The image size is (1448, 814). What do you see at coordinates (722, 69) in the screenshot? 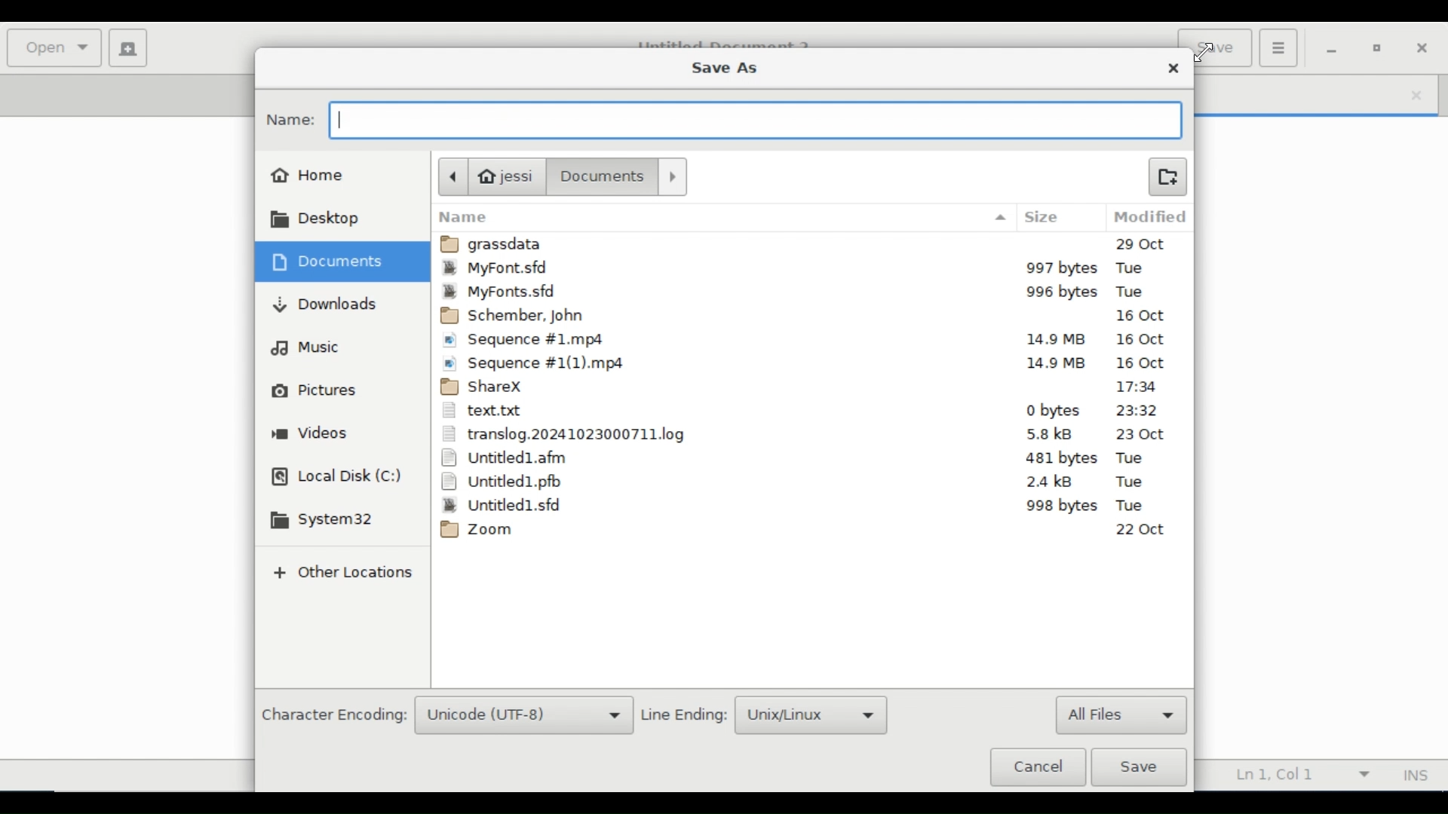
I see `Save As` at bounding box center [722, 69].